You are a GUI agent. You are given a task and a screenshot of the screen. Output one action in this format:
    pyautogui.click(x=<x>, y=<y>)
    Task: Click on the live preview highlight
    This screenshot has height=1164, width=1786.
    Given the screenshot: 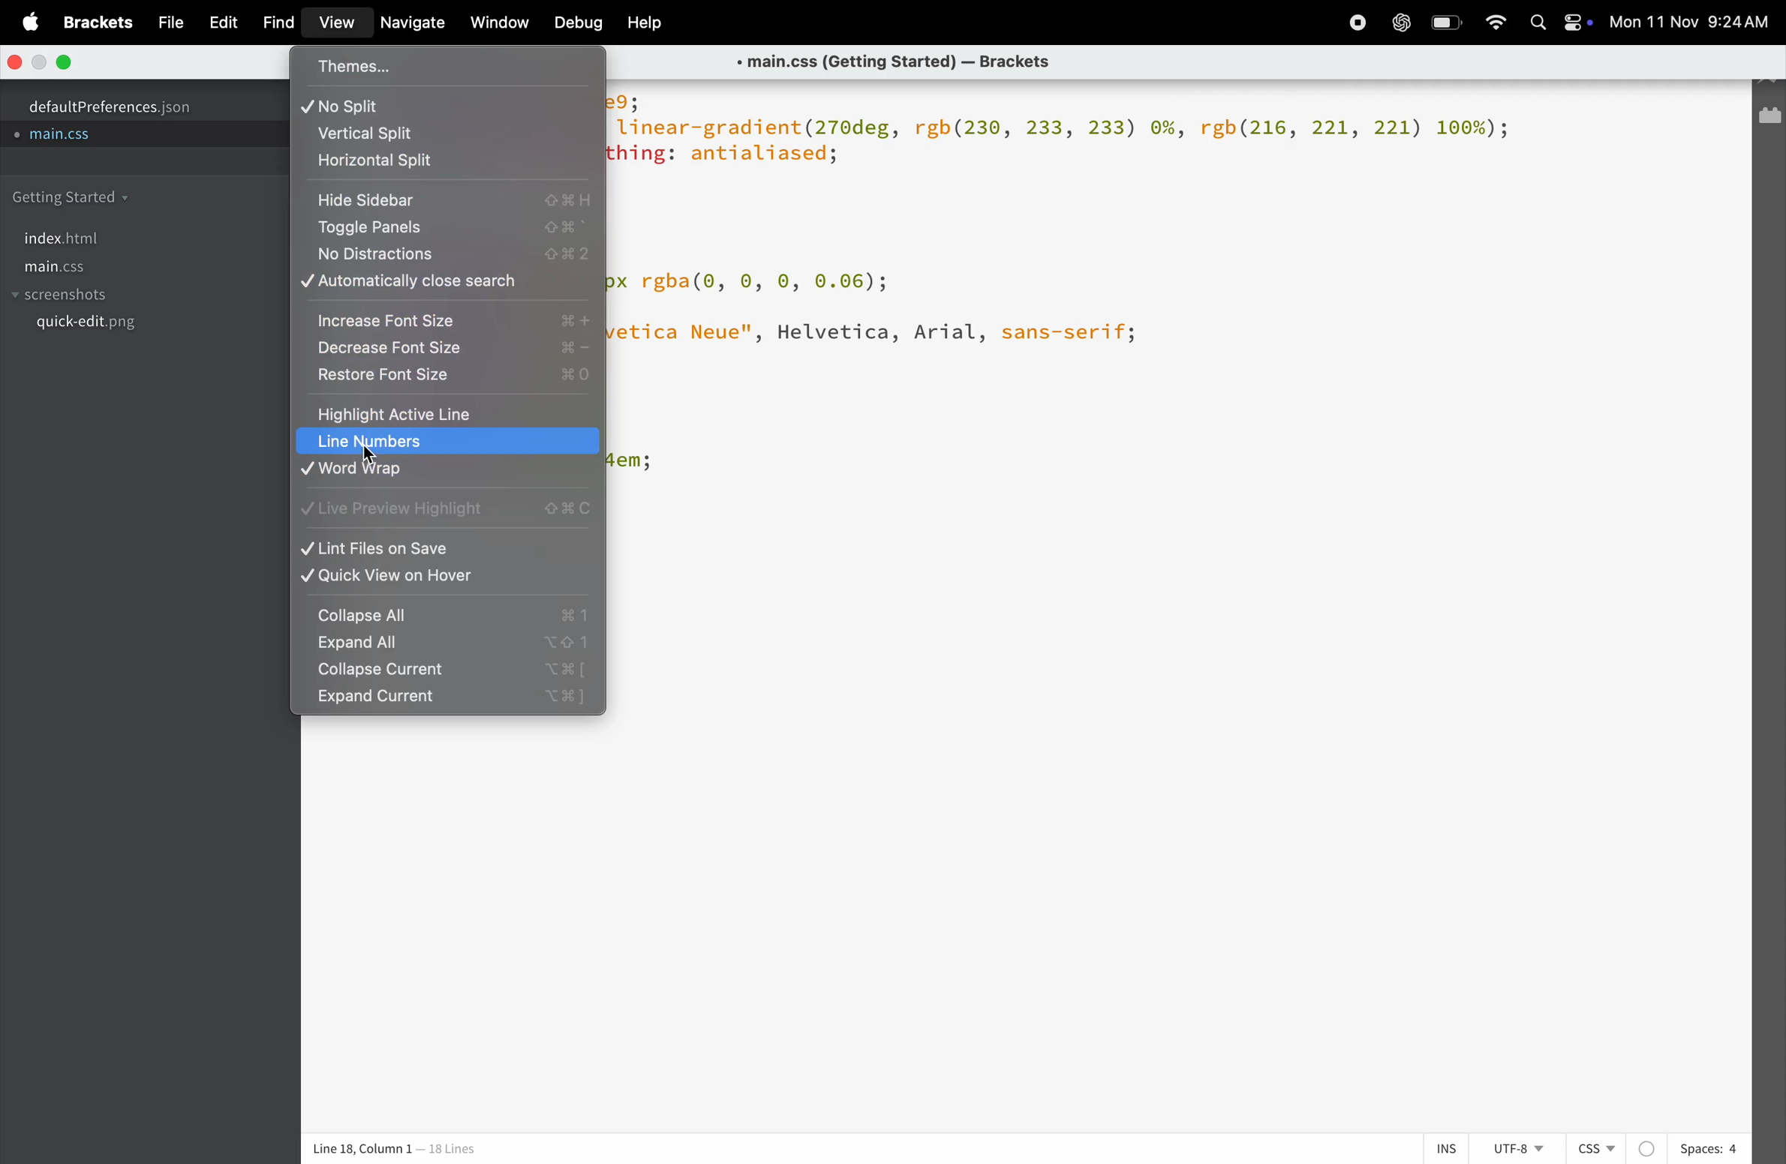 What is the action you would take?
    pyautogui.click(x=448, y=514)
    